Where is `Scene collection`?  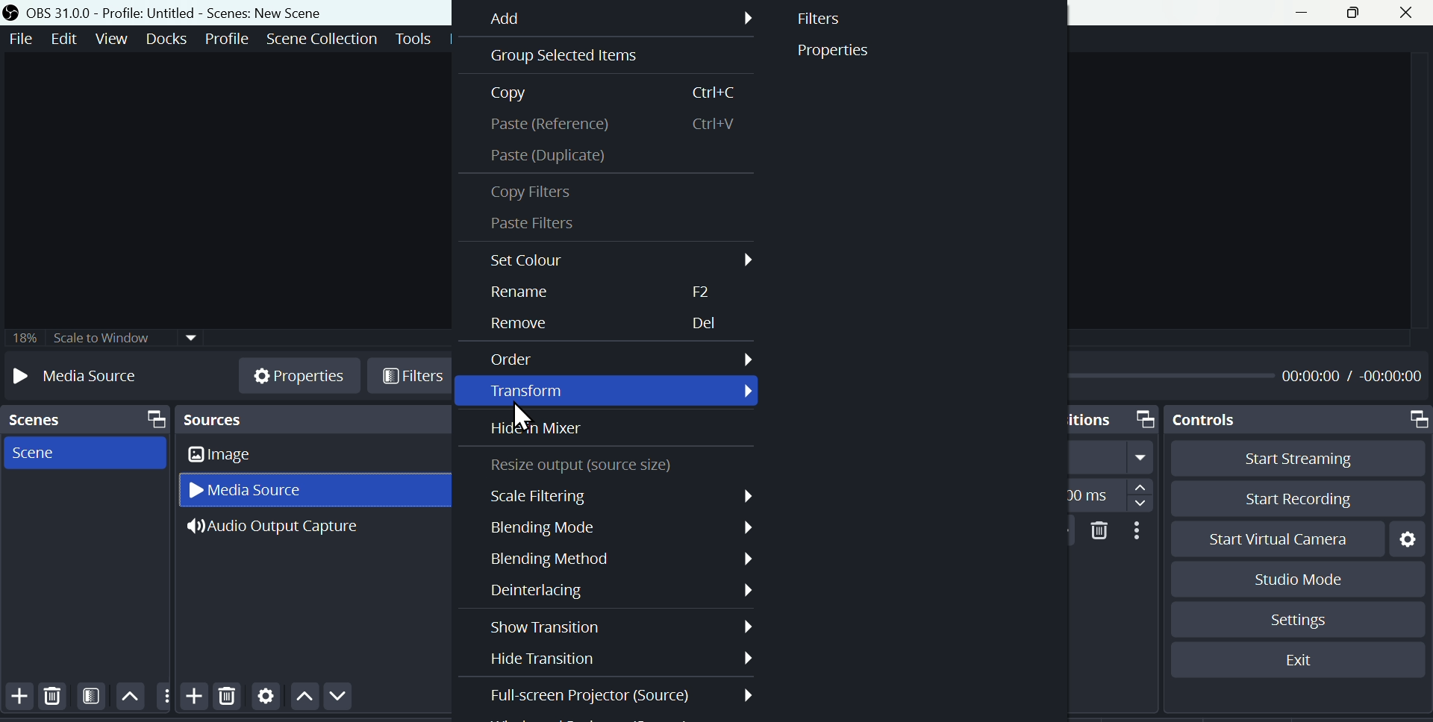 Scene collection is located at coordinates (320, 37).